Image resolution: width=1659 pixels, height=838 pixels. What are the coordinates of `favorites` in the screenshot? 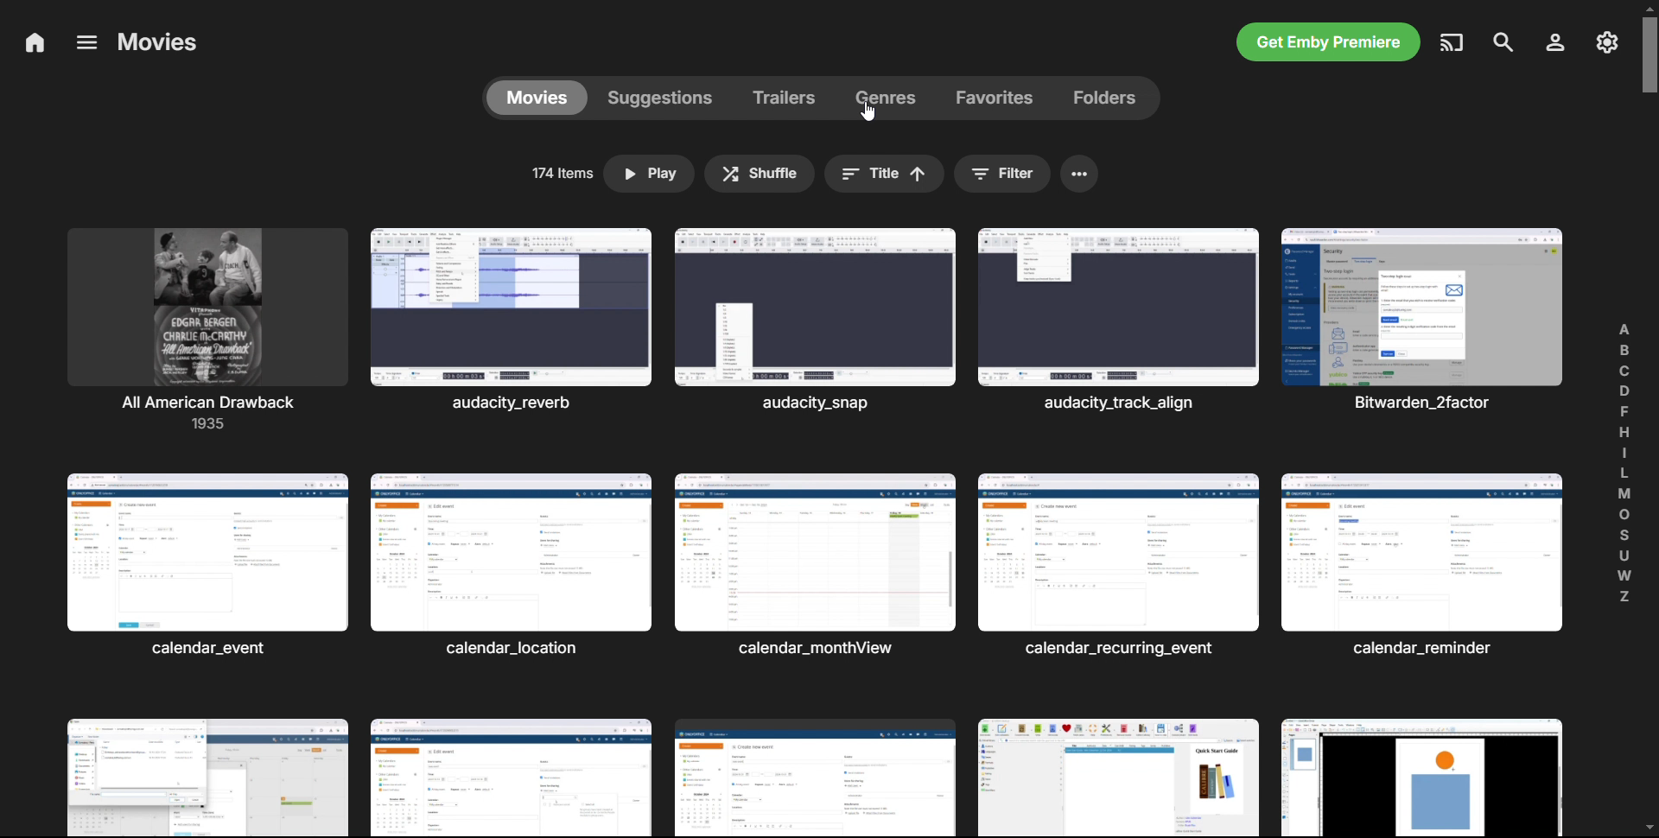 It's located at (997, 98).